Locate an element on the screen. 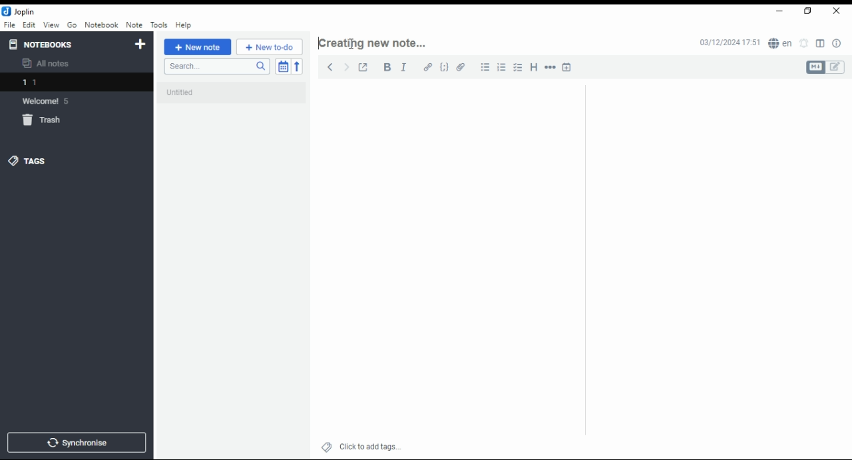  help is located at coordinates (184, 25).